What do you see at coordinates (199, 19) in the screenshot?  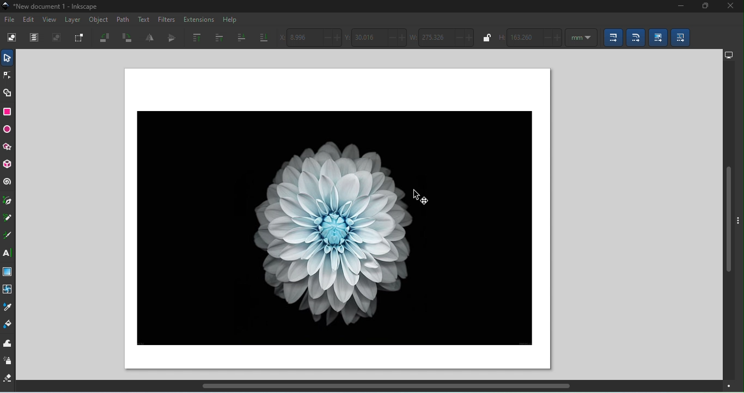 I see `Extensions` at bounding box center [199, 19].